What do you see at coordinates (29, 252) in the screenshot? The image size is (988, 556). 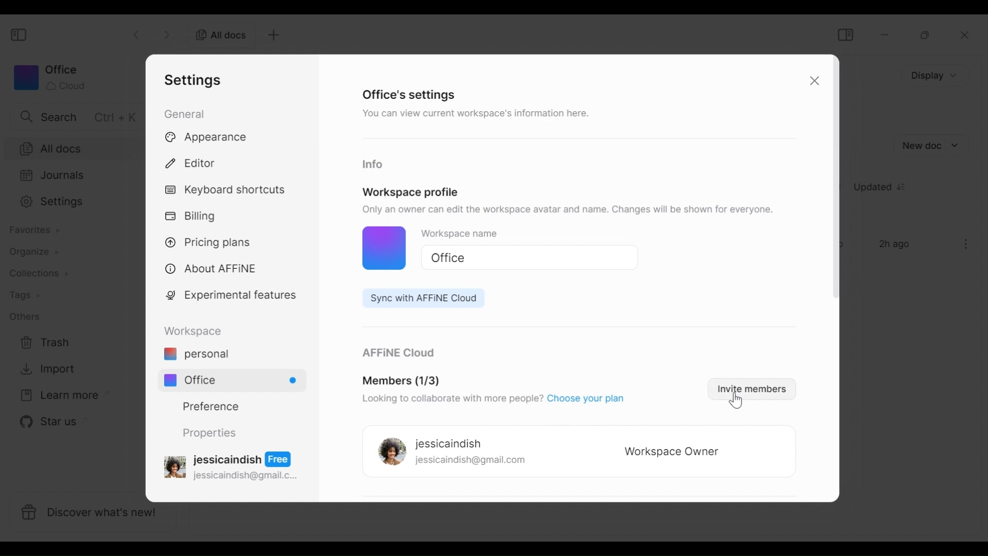 I see `Organize` at bounding box center [29, 252].